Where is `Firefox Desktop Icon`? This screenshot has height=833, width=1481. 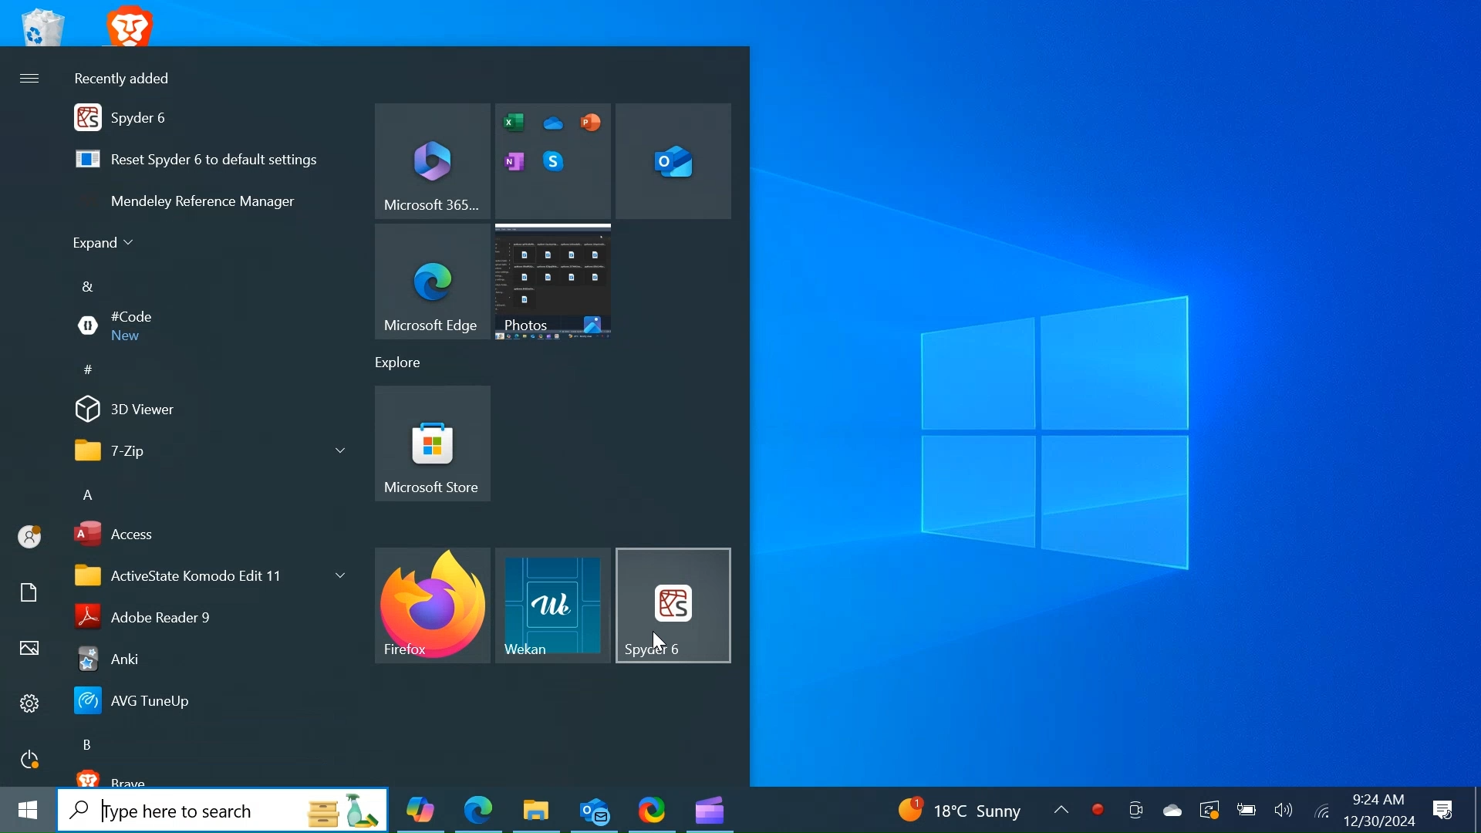 Firefox Desktop Icon is located at coordinates (433, 603).